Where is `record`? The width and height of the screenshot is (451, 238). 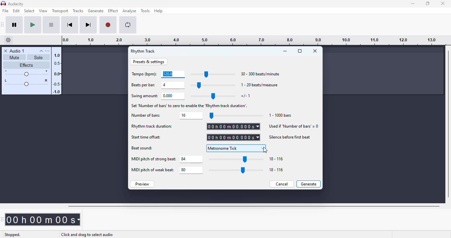
record is located at coordinates (108, 25).